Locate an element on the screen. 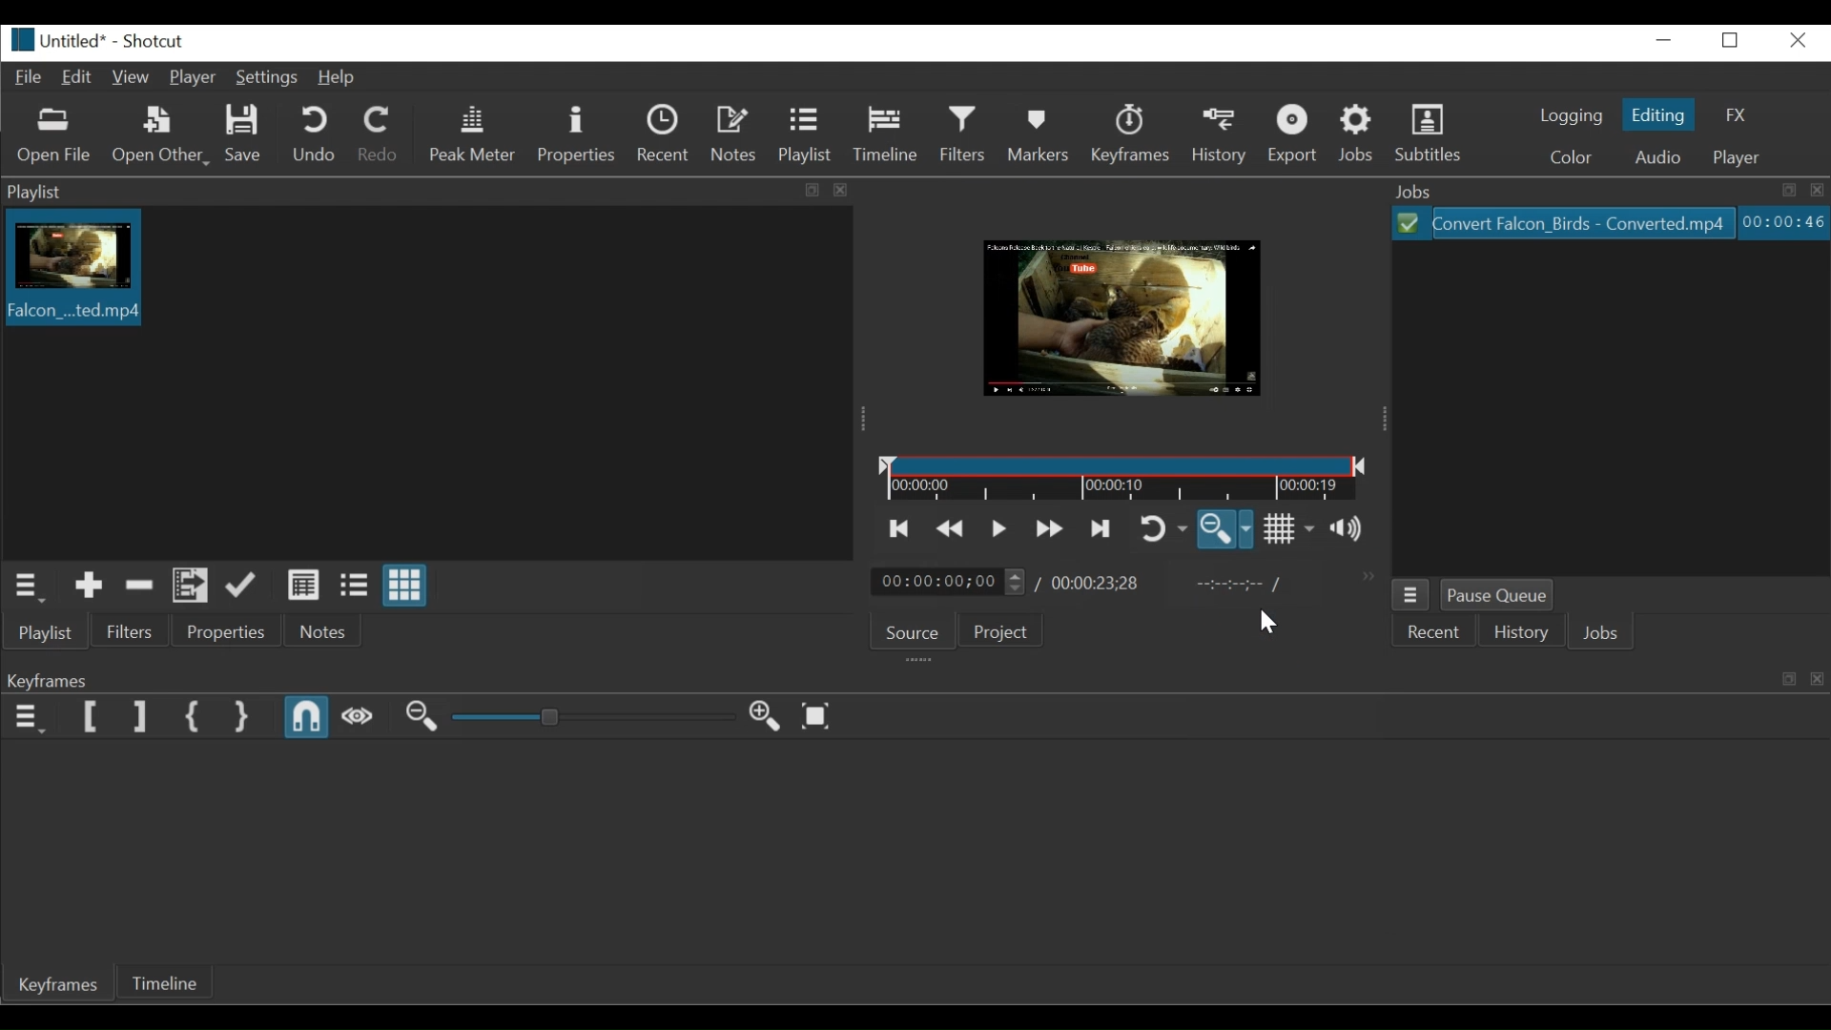  Playlist is located at coordinates (805, 134).